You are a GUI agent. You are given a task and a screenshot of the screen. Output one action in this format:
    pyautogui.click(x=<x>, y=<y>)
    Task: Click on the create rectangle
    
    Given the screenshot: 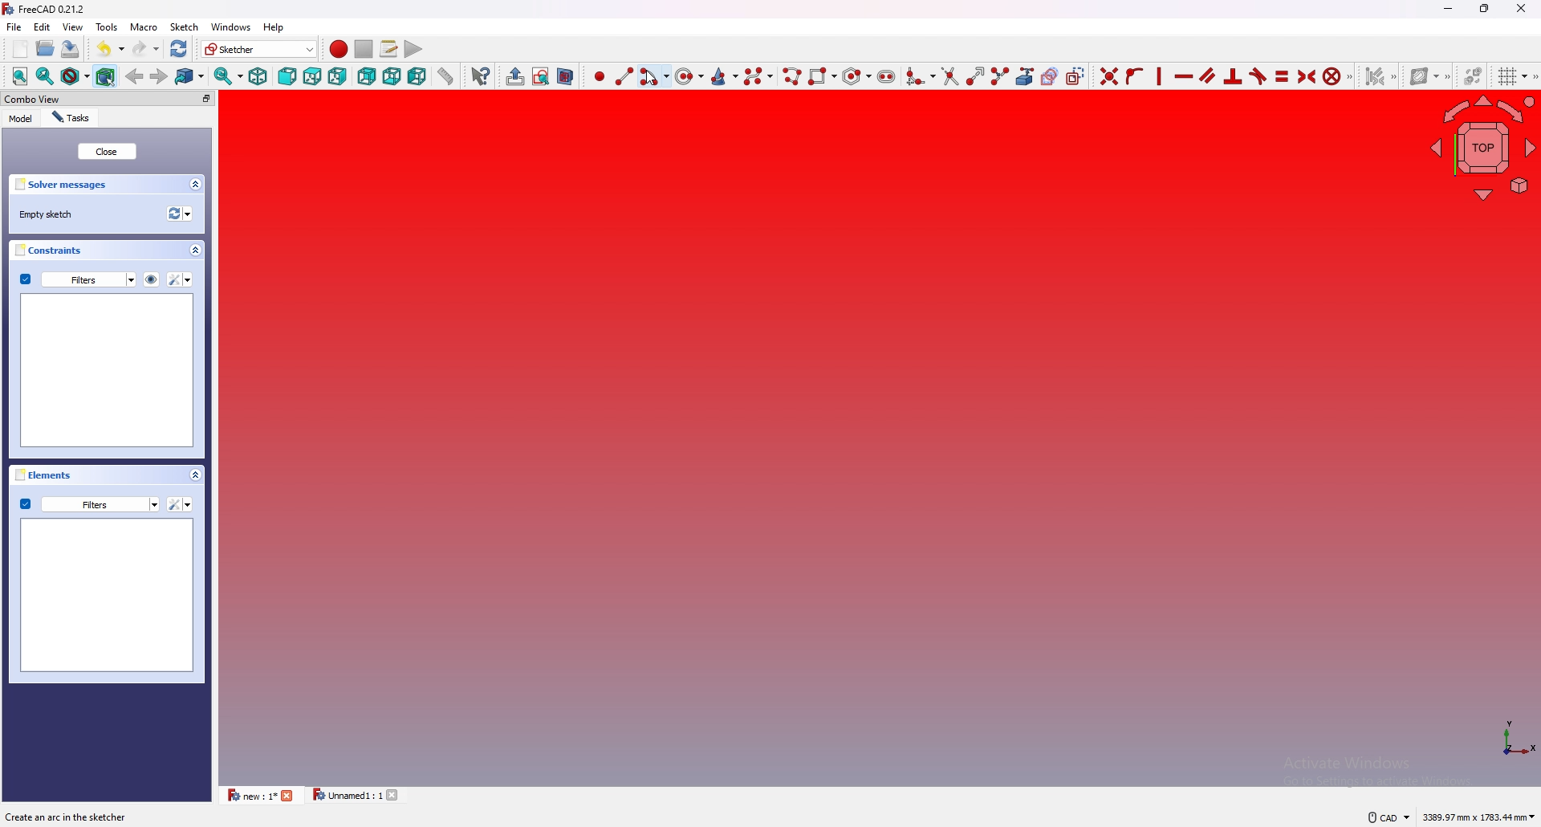 What is the action you would take?
    pyautogui.click(x=821, y=76)
    